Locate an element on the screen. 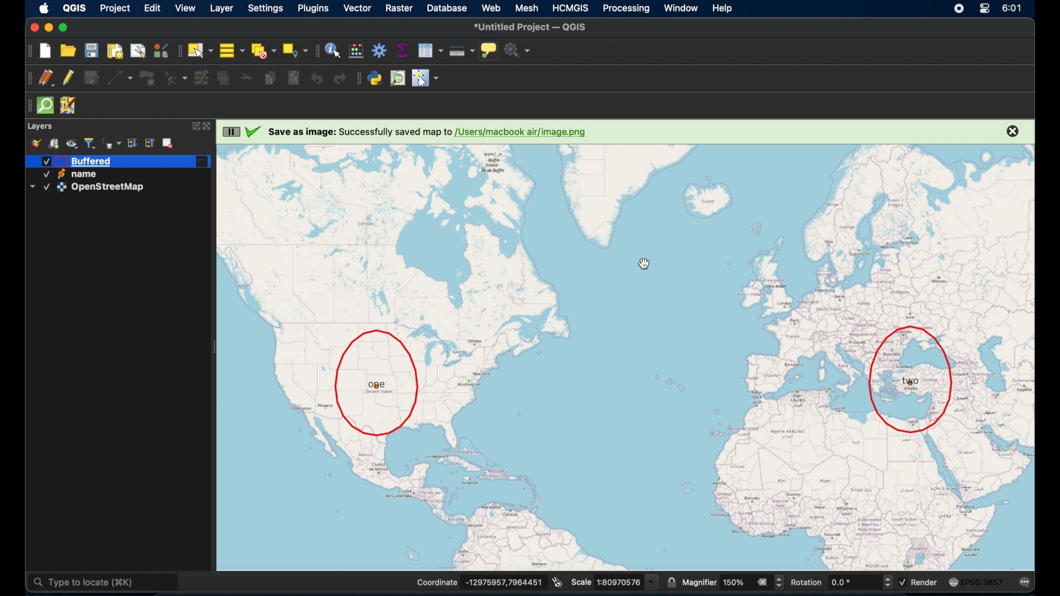  confirmation icons is located at coordinates (242, 132).